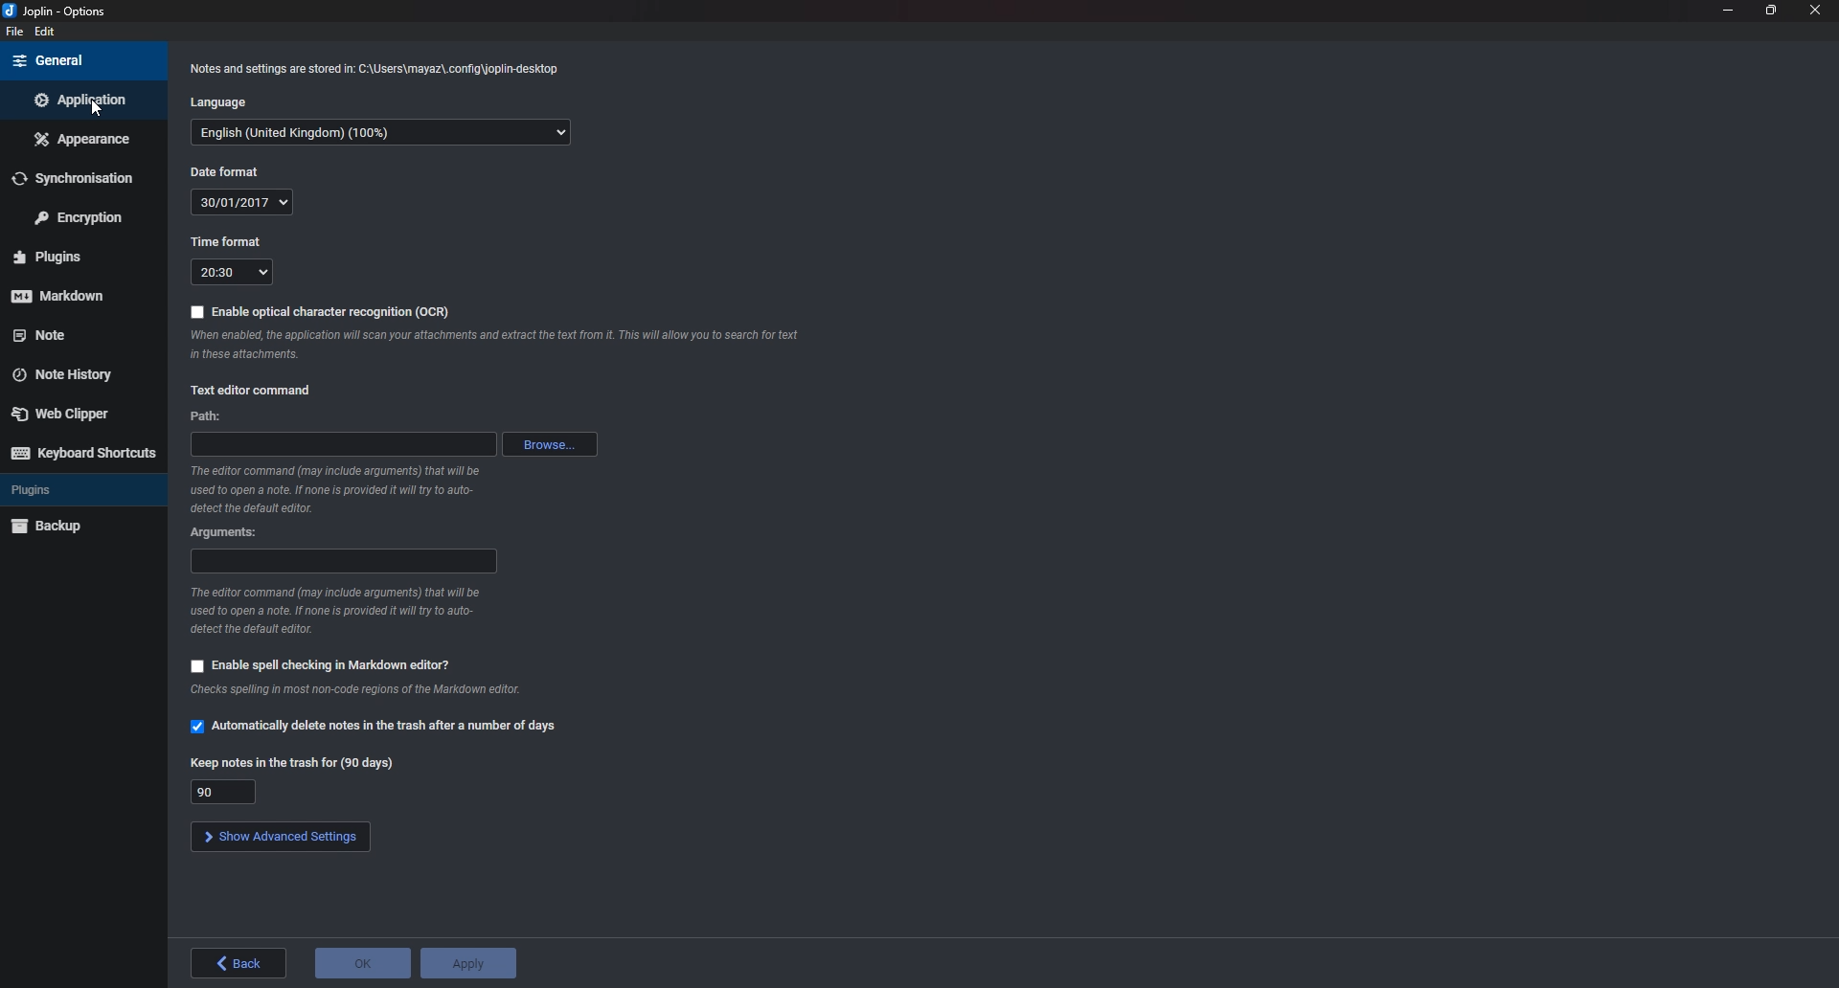 The image size is (1839, 988). What do you see at coordinates (469, 964) in the screenshot?
I see `apply` at bounding box center [469, 964].